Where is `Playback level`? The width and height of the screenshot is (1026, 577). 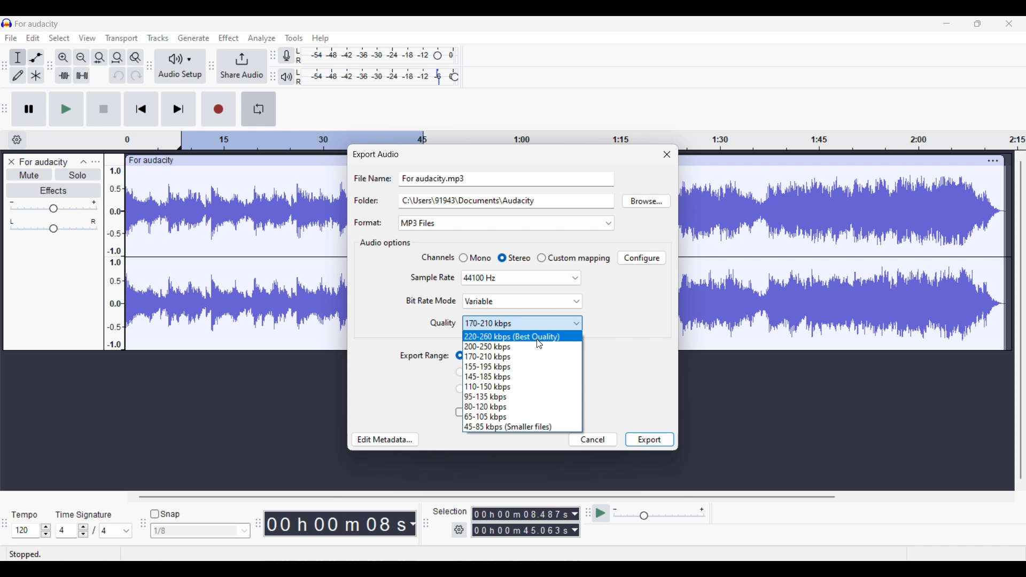 Playback level is located at coordinates (371, 77).